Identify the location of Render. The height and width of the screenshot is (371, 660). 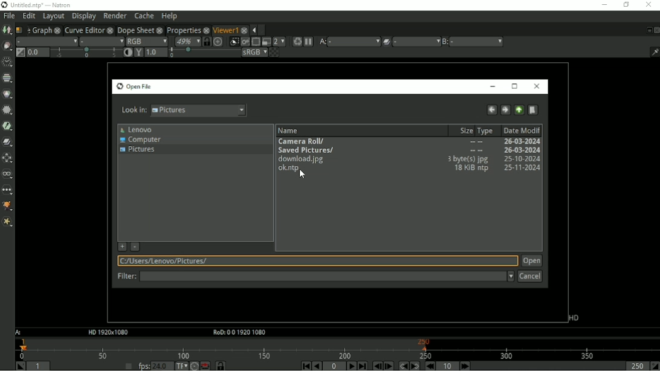
(115, 15).